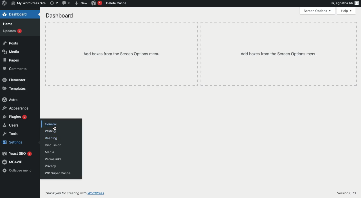 The width and height of the screenshot is (361, 198). Describe the element at coordinates (317, 11) in the screenshot. I see `Screen options` at that location.